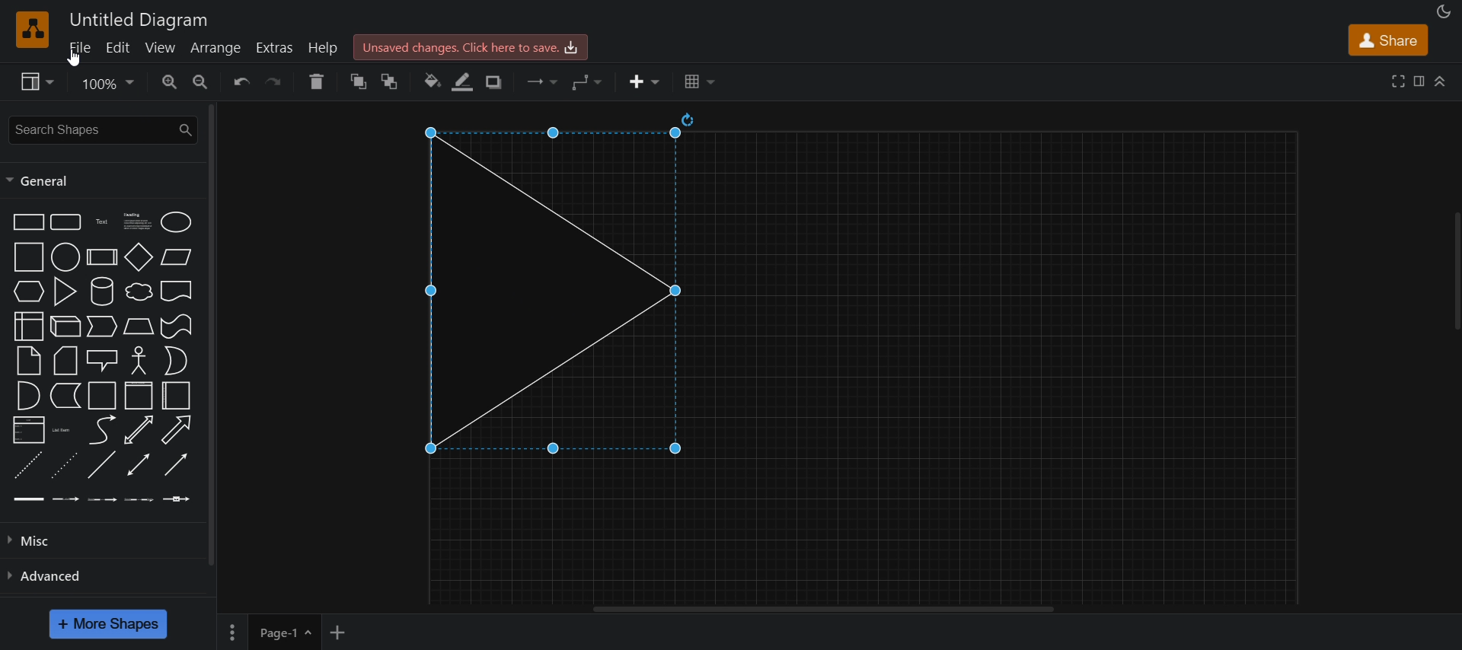 This screenshot has width=1462, height=650. What do you see at coordinates (179, 223) in the screenshot?
I see `ellipse` at bounding box center [179, 223].